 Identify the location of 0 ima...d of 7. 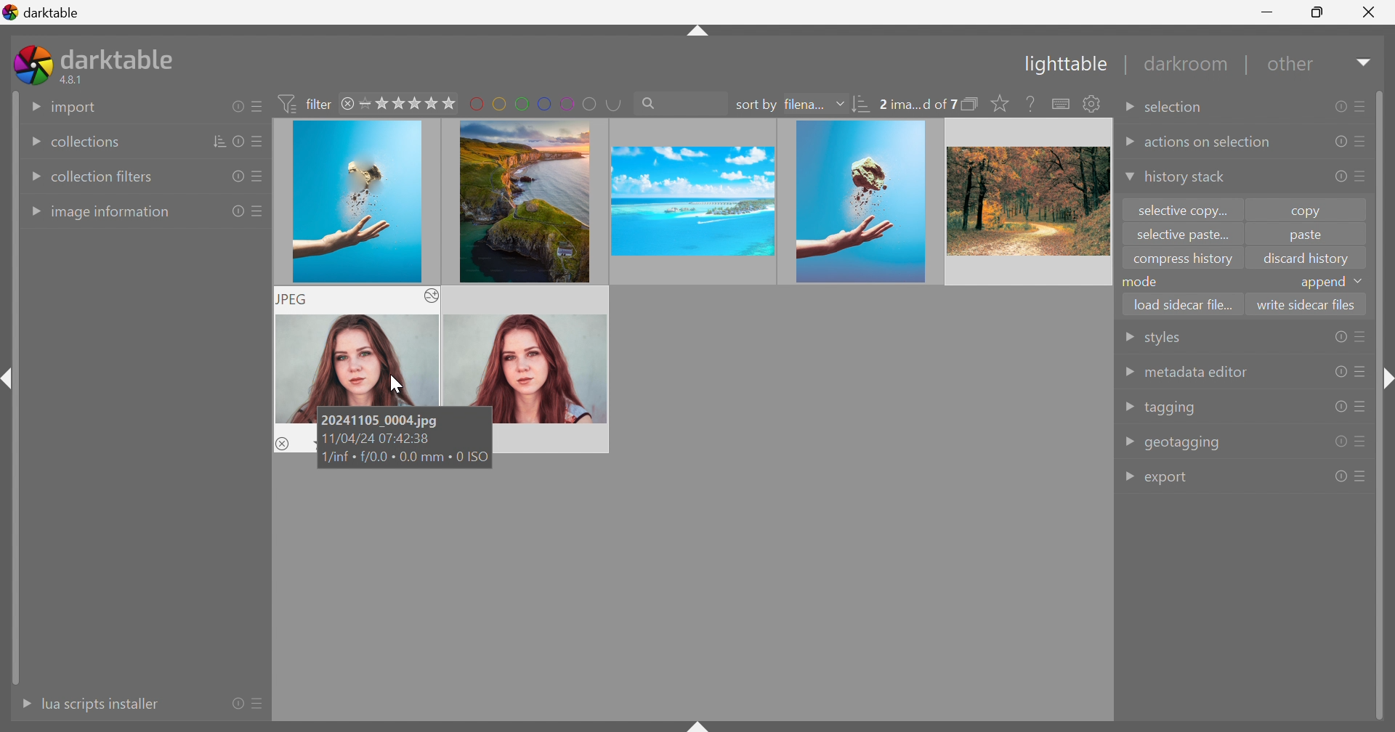
(918, 105).